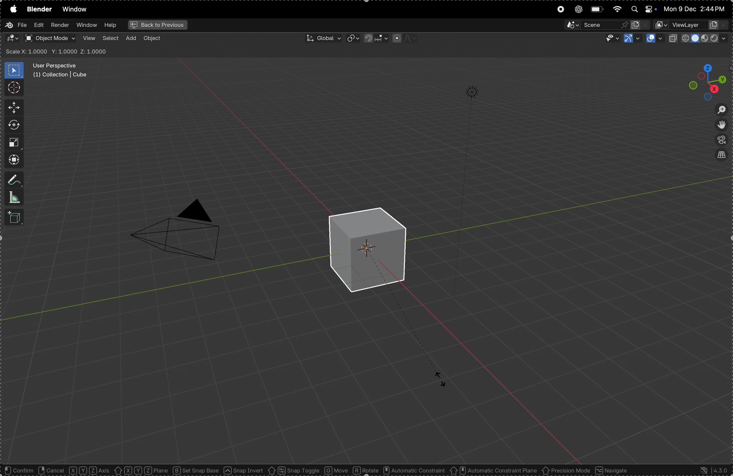 The width and height of the screenshot is (733, 476). What do you see at coordinates (86, 24) in the screenshot?
I see `` at bounding box center [86, 24].